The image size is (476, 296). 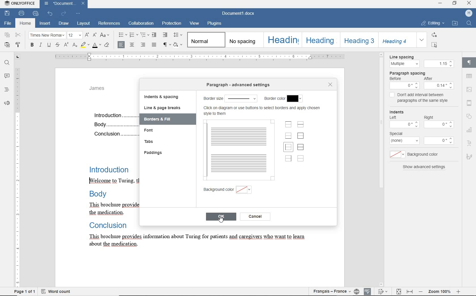 What do you see at coordinates (202, 57) in the screenshot?
I see `ruler` at bounding box center [202, 57].